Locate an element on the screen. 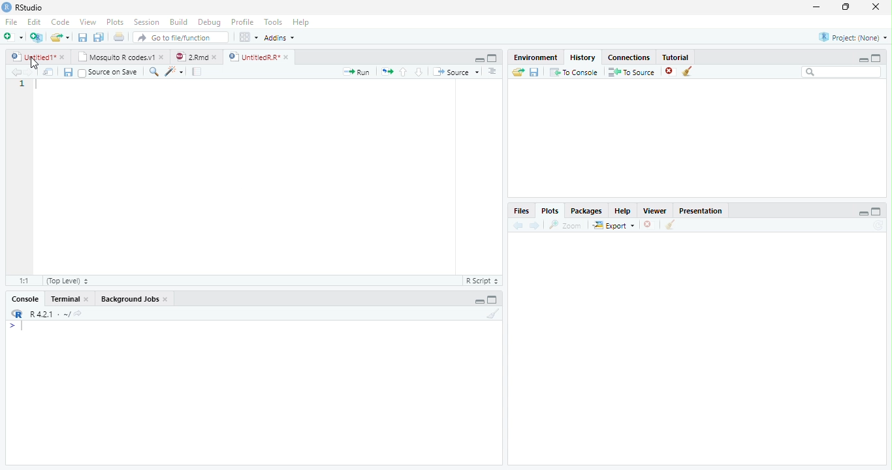 This screenshot has height=470, width=892. Terminal is located at coordinates (65, 299).